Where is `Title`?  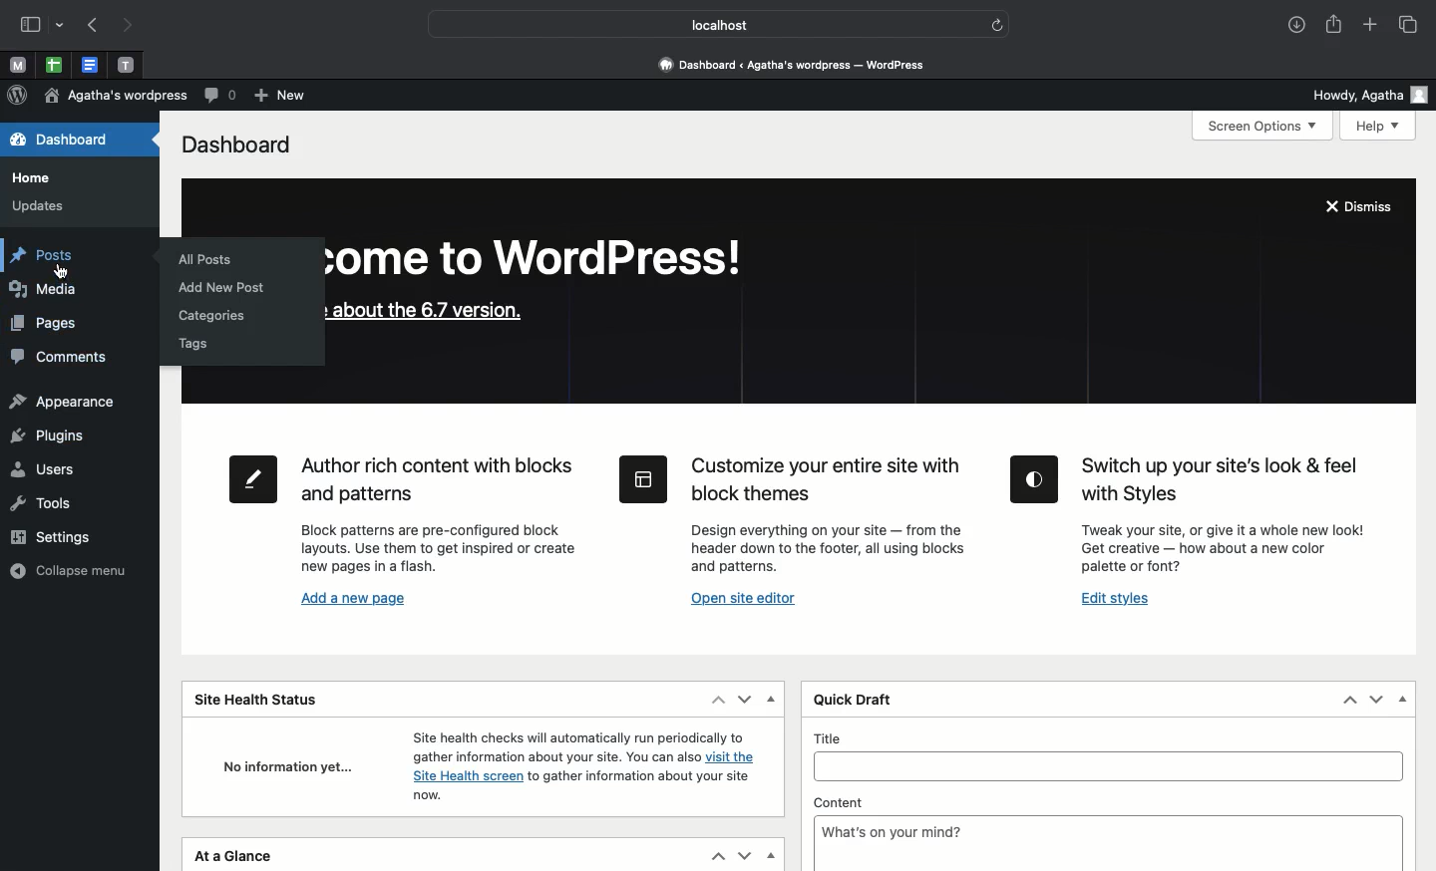 Title is located at coordinates (1109, 737).